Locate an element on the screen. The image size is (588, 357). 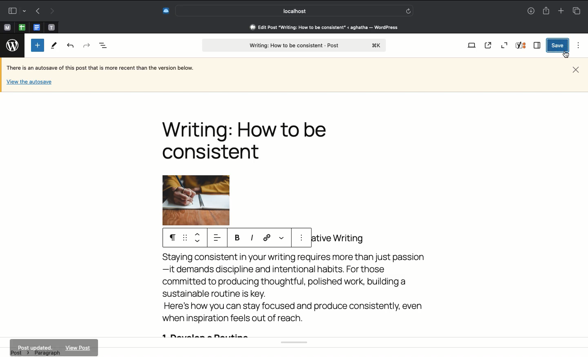
Left alignment is located at coordinates (216, 238).